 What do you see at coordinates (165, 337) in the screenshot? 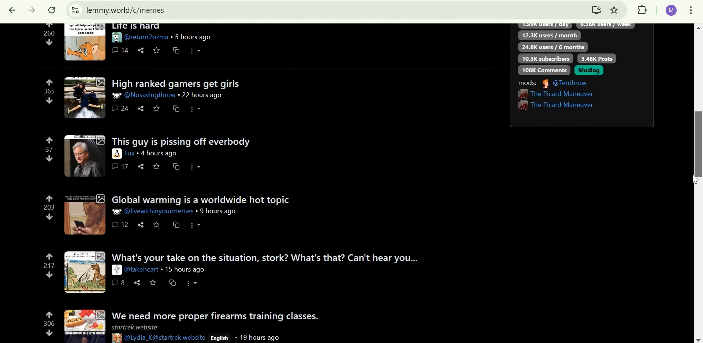
I see `User Ids` at bounding box center [165, 337].